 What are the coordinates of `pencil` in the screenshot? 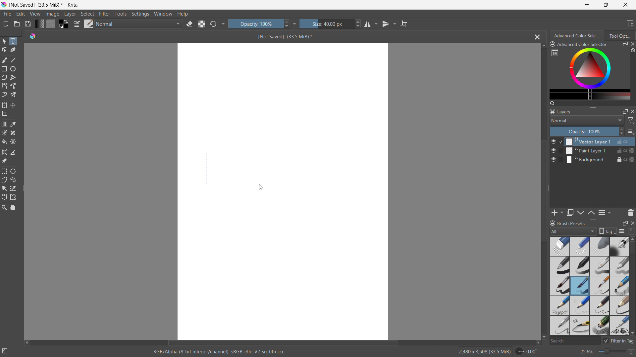 It's located at (600, 266).